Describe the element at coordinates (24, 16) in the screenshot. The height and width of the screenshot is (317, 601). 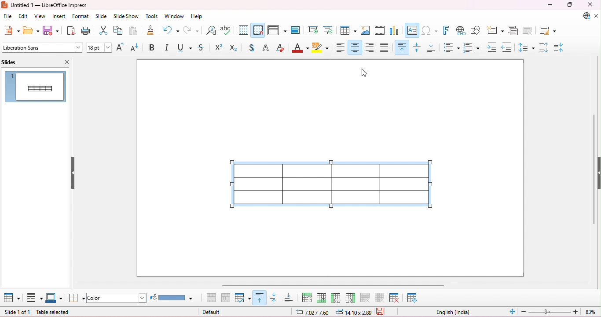
I see `edit` at that location.